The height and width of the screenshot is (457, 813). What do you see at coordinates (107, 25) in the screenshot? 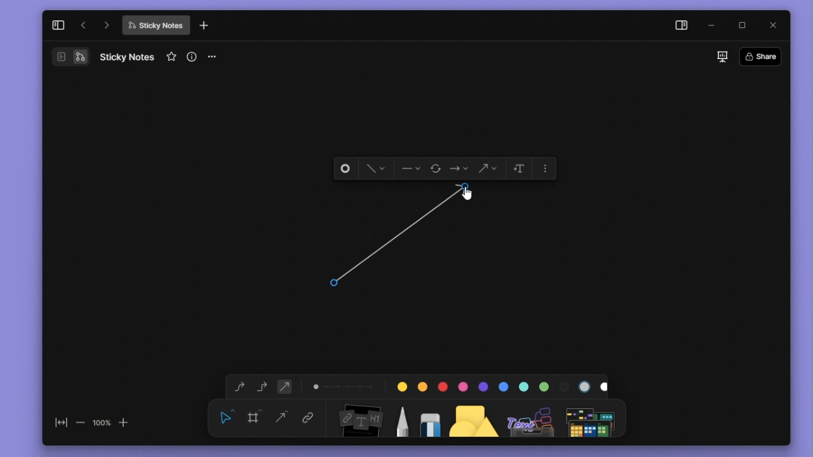
I see `go forward` at bounding box center [107, 25].